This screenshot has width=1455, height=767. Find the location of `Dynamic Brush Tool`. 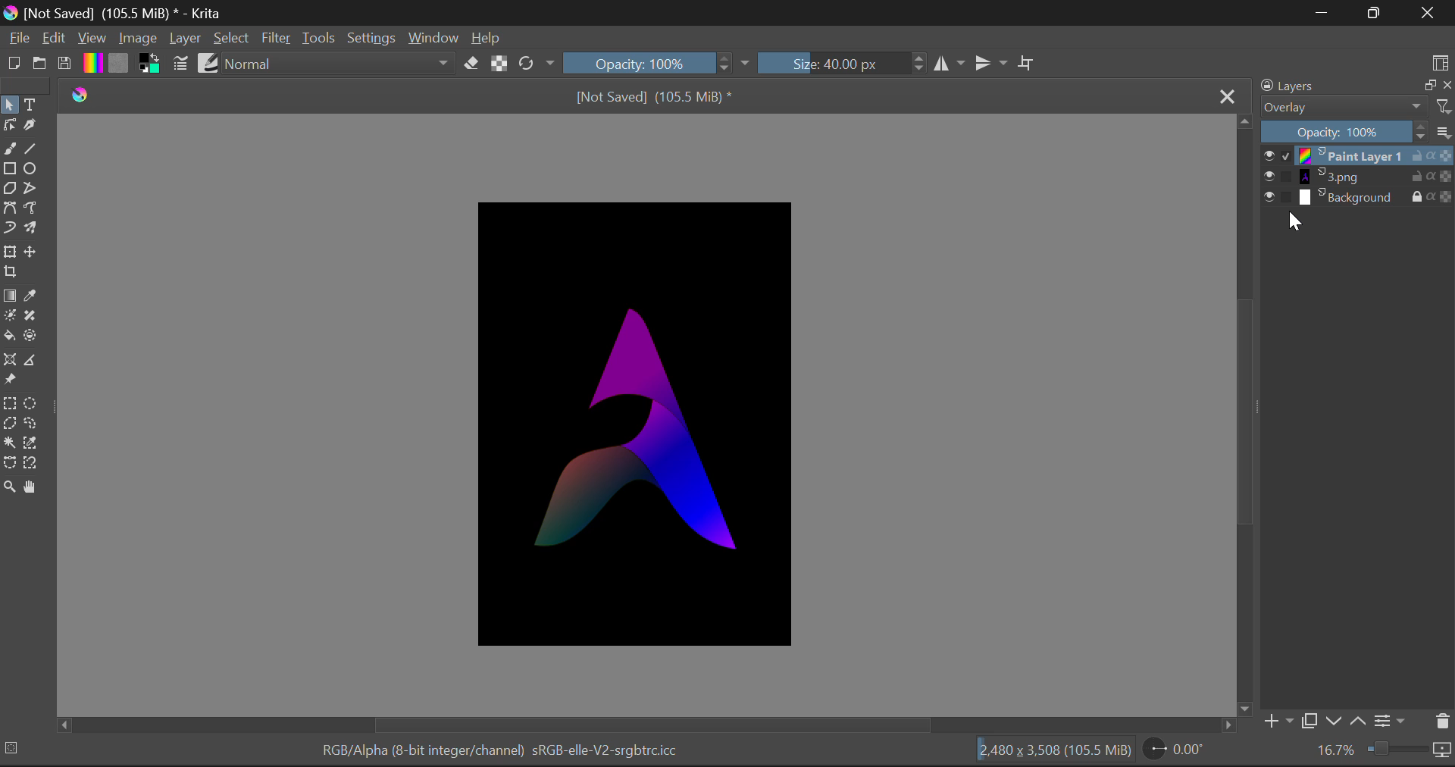

Dynamic Brush Tool is located at coordinates (9, 227).